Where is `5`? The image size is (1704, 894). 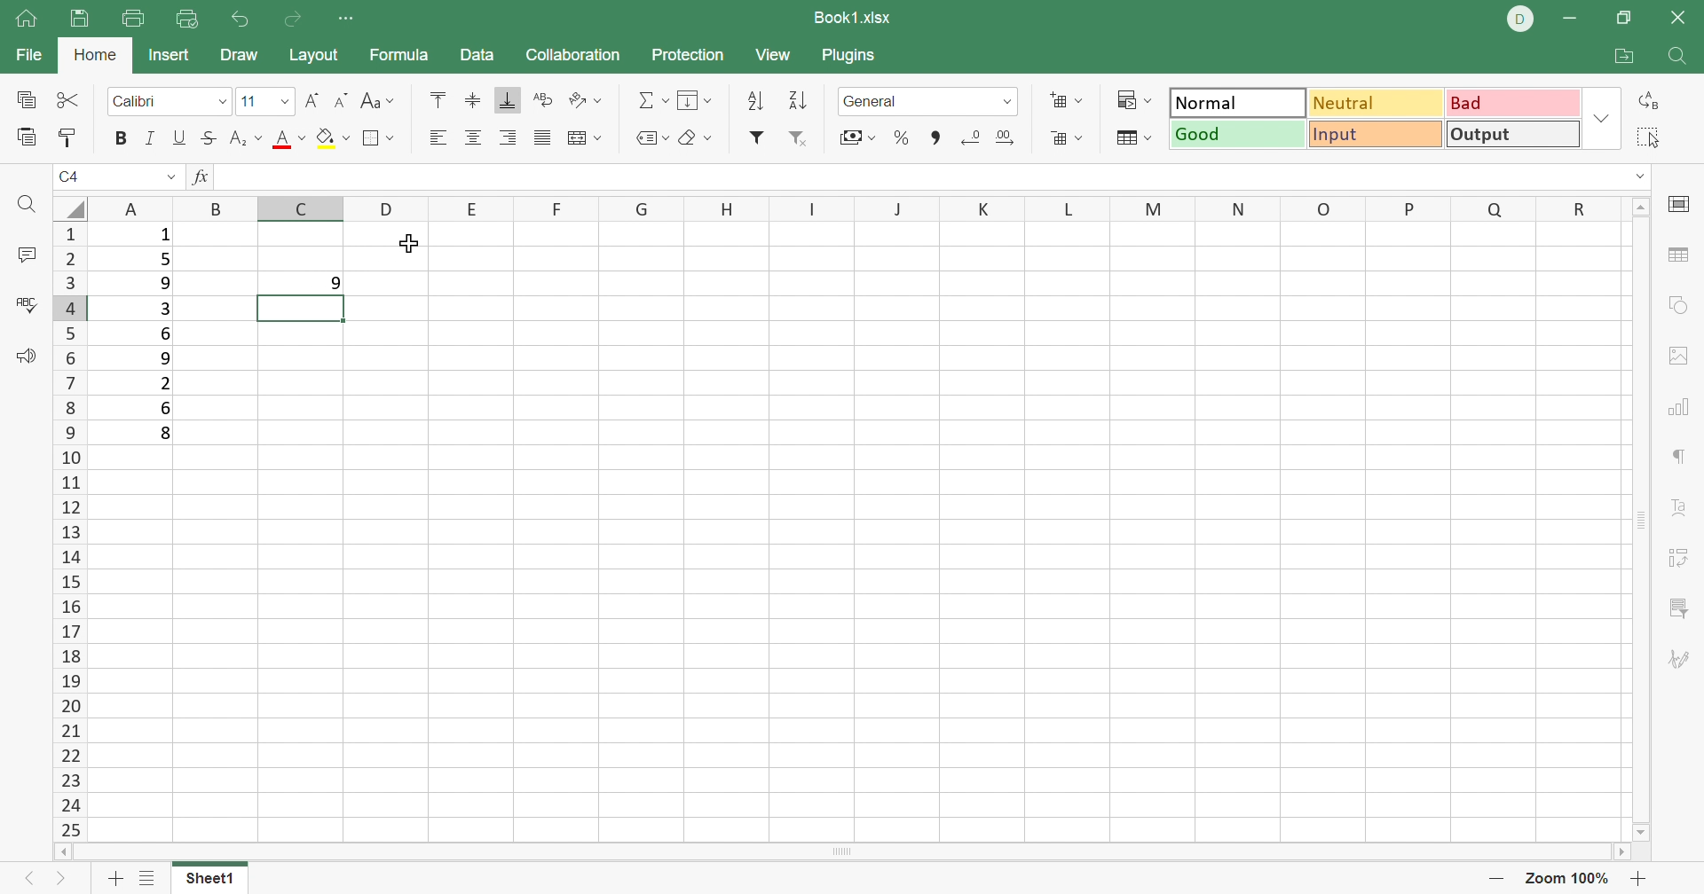 5 is located at coordinates (164, 261).